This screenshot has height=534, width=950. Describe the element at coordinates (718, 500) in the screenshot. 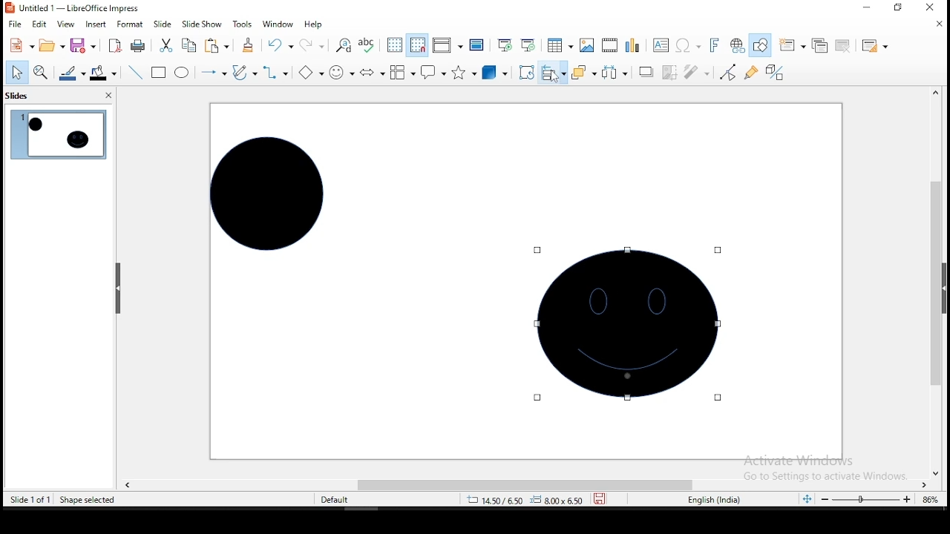

I see `english (india)` at that location.